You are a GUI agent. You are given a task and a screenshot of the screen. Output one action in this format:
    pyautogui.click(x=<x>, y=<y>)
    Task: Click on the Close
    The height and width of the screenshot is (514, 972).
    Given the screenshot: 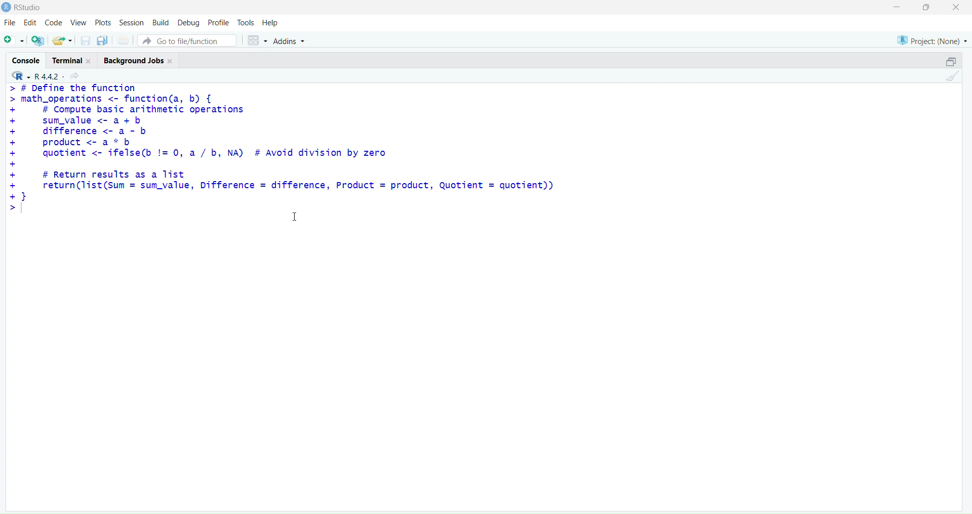 What is the action you would take?
    pyautogui.click(x=954, y=8)
    